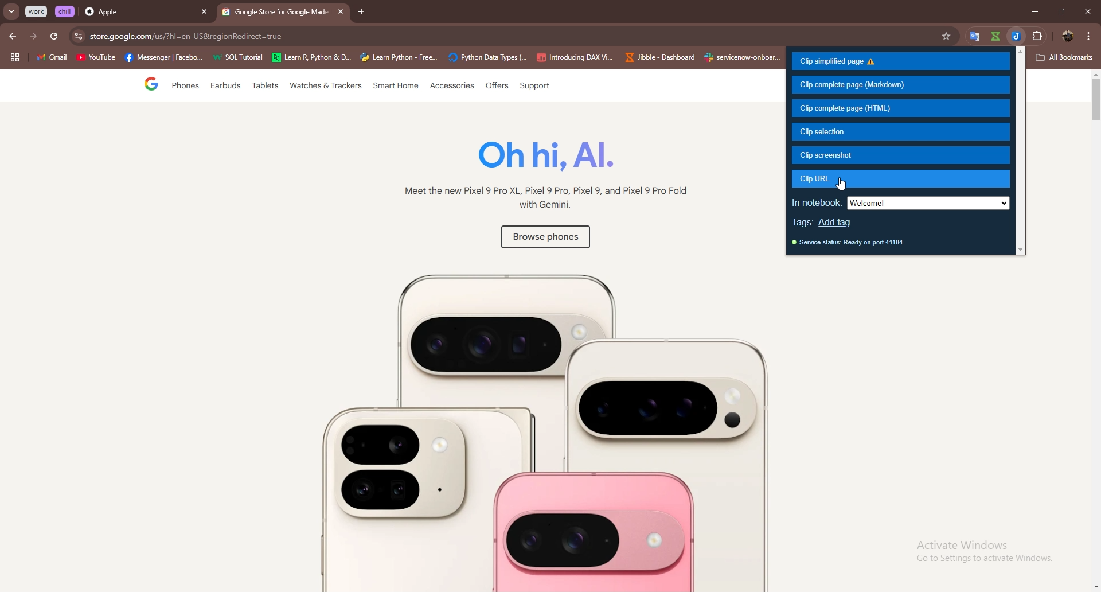 The width and height of the screenshot is (1101, 592). I want to click on Watches & Trackers, so click(327, 87).